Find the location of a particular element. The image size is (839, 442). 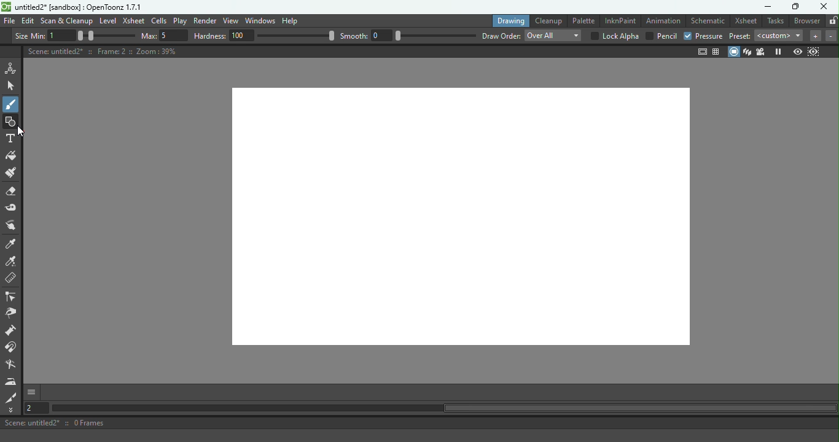

Paint Brush tool is located at coordinates (15, 174).